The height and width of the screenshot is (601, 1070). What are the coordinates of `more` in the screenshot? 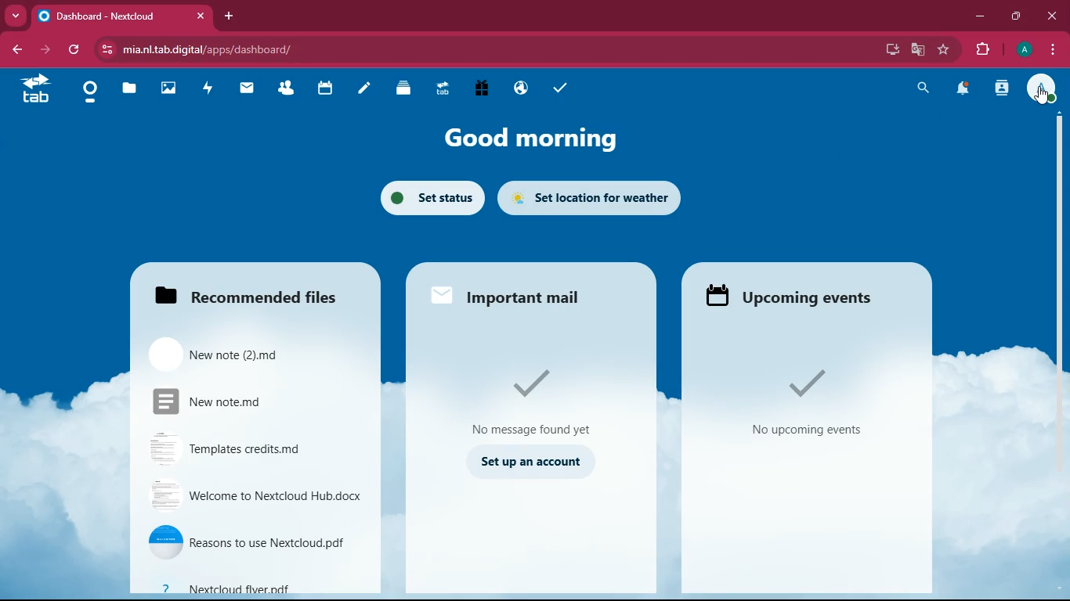 It's located at (15, 15).